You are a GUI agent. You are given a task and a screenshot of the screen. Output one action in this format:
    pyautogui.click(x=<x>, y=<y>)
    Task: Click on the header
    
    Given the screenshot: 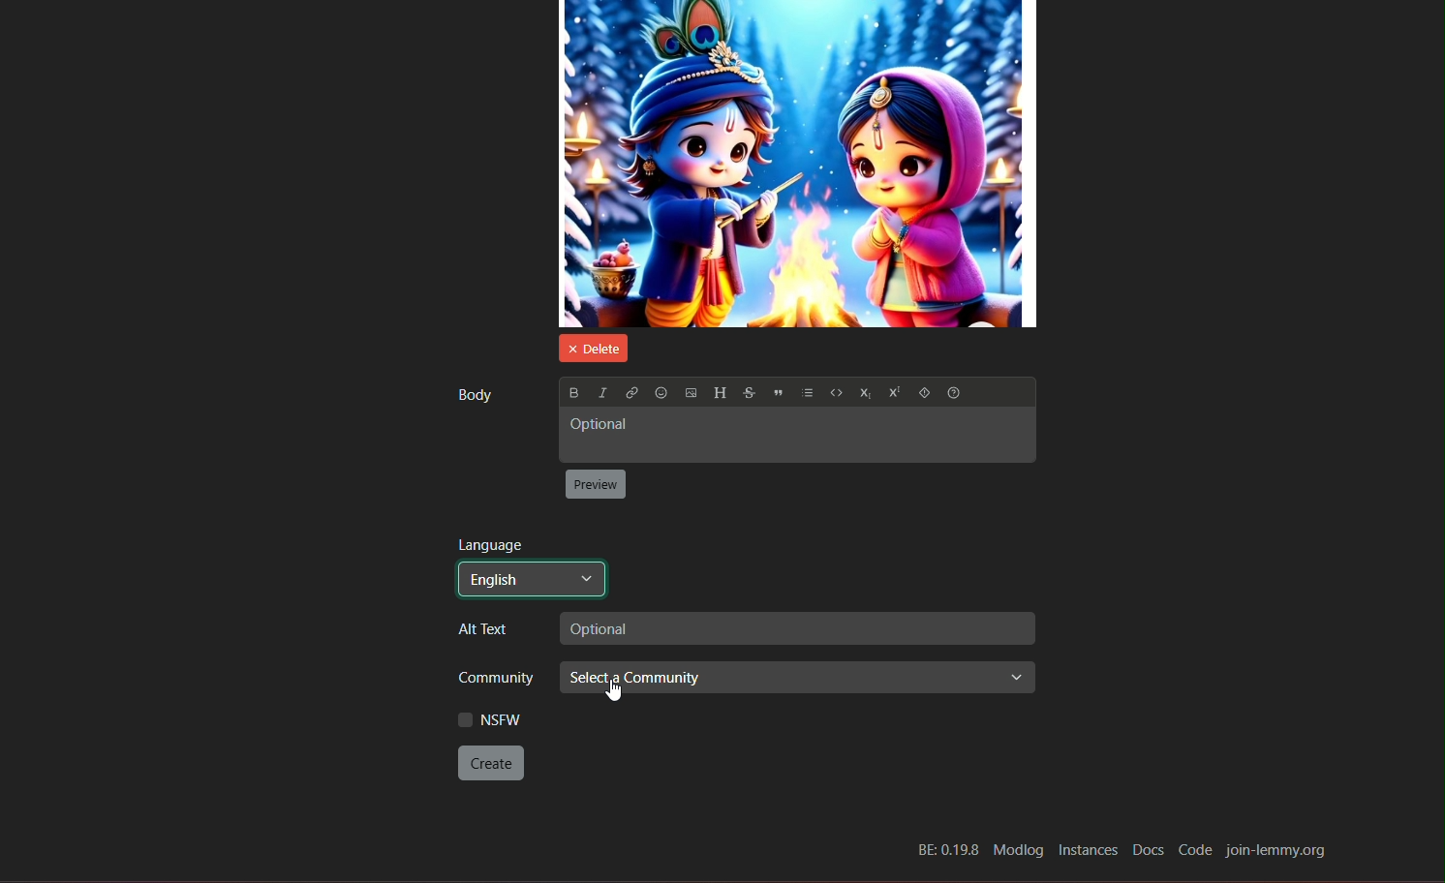 What is the action you would take?
    pyautogui.click(x=720, y=393)
    